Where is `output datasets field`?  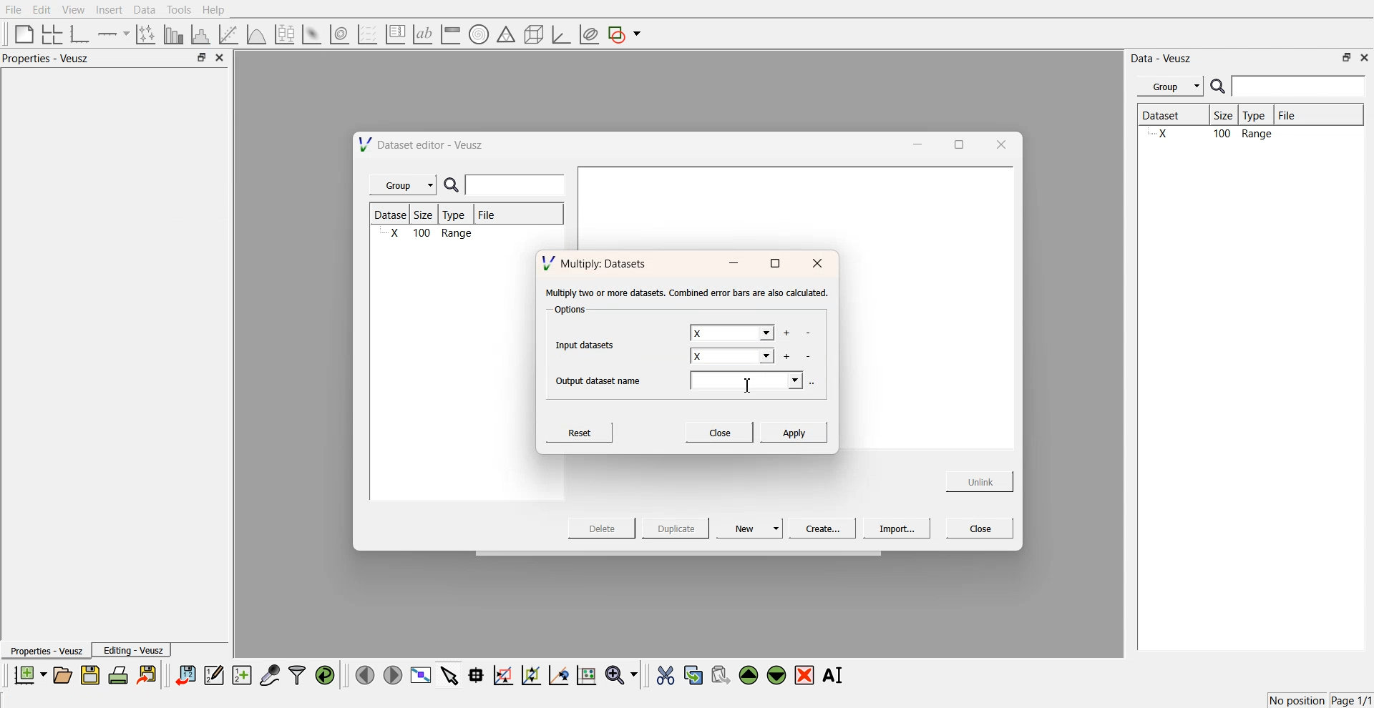 output datasets field is located at coordinates (749, 382).